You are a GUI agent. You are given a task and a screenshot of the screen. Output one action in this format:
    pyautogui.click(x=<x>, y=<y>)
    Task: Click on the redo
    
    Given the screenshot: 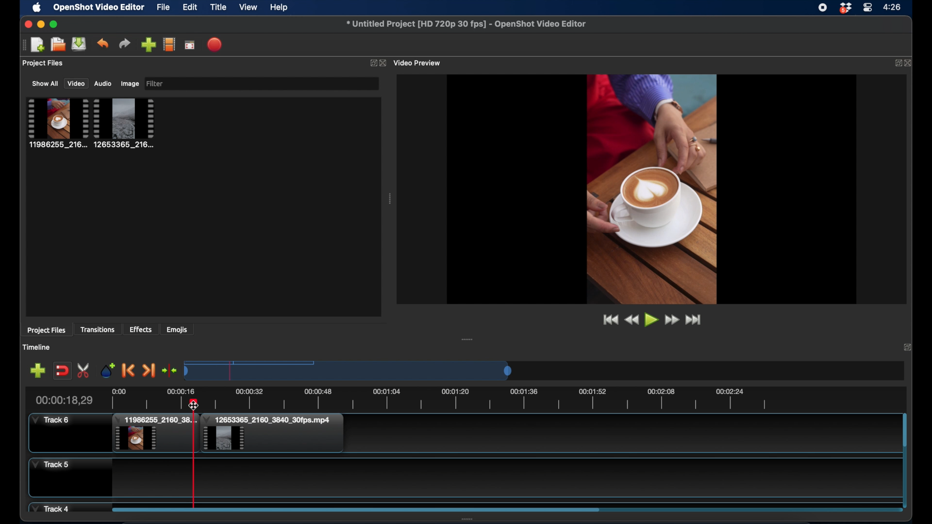 What is the action you would take?
    pyautogui.click(x=125, y=44)
    